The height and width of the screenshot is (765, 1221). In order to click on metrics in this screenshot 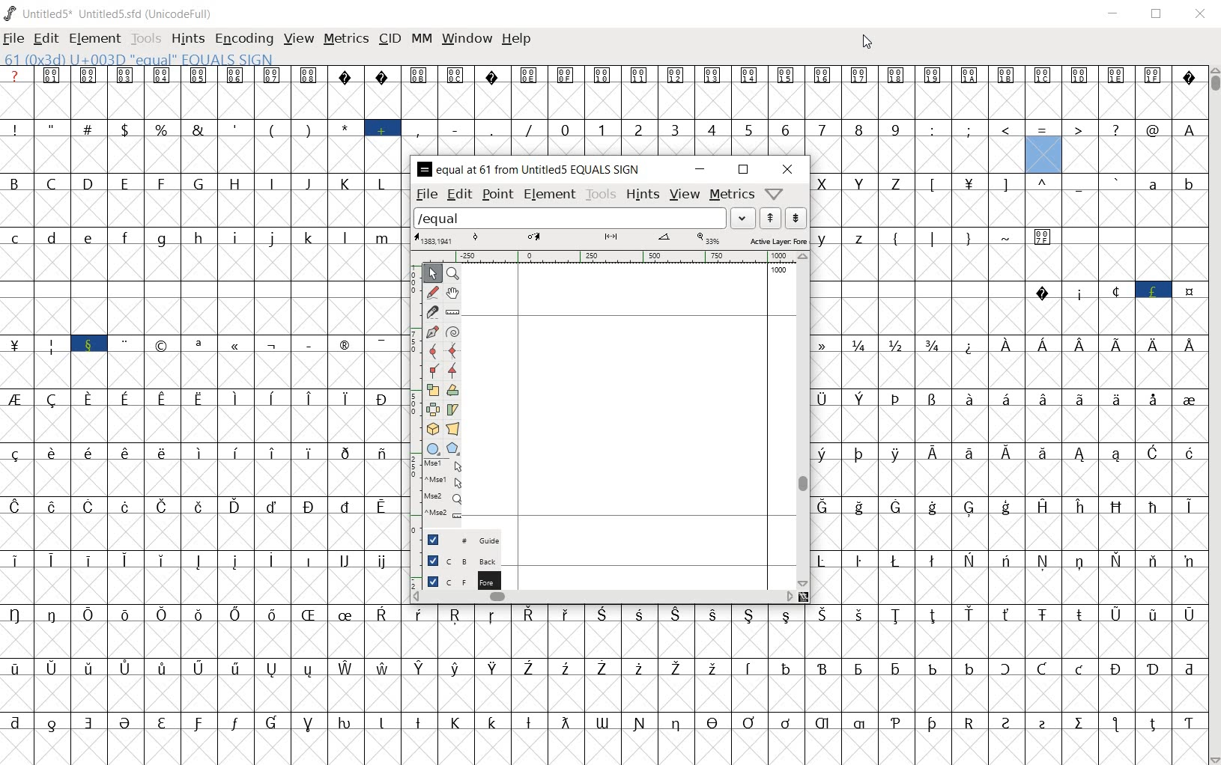, I will do `click(345, 39)`.